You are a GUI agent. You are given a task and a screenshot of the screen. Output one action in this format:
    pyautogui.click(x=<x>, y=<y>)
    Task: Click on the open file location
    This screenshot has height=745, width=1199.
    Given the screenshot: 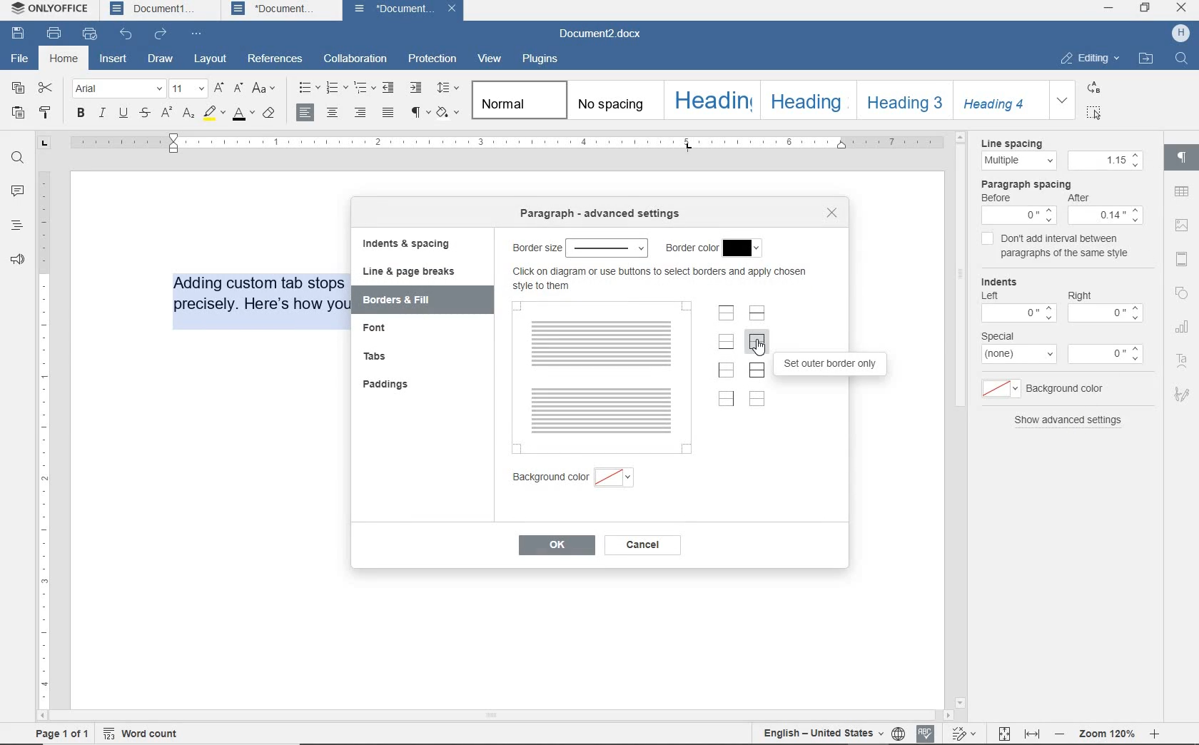 What is the action you would take?
    pyautogui.click(x=1146, y=59)
    